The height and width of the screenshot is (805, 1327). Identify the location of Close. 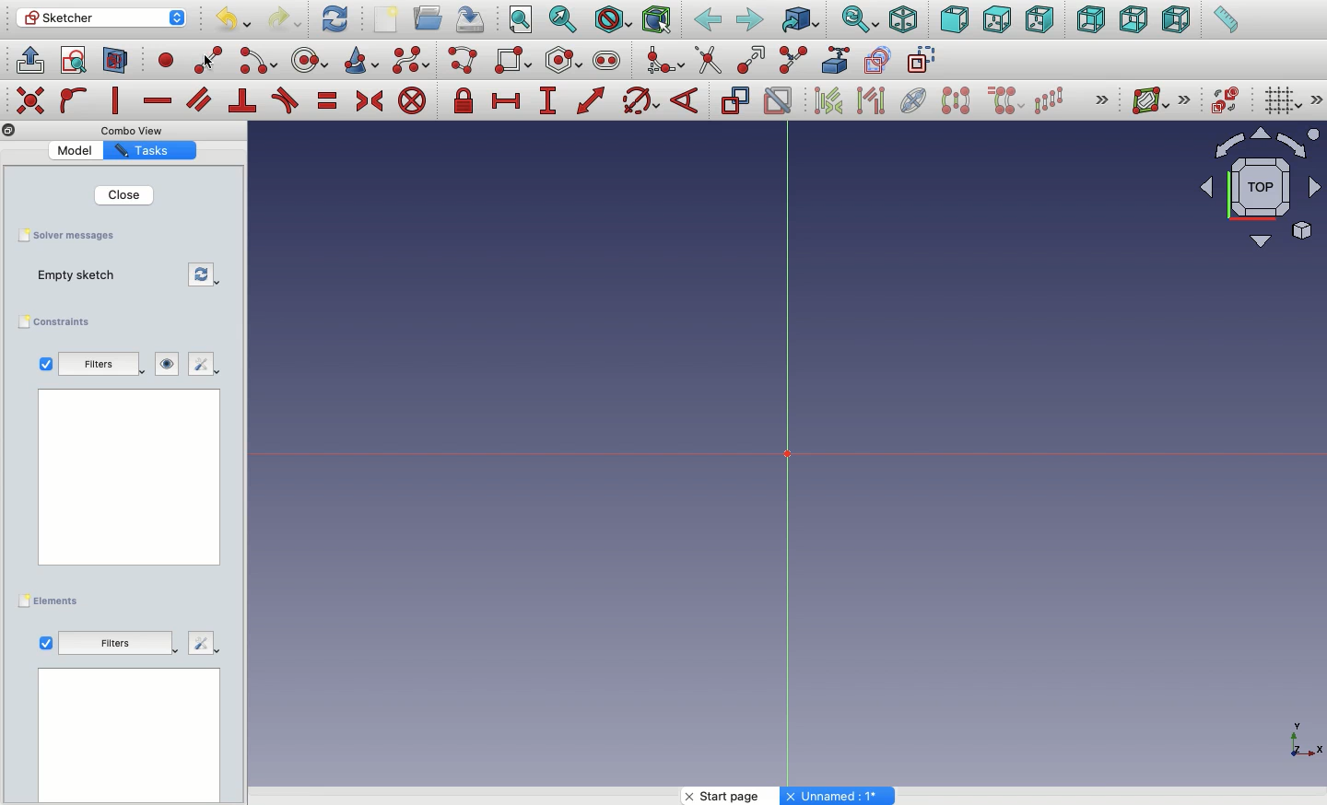
(126, 195).